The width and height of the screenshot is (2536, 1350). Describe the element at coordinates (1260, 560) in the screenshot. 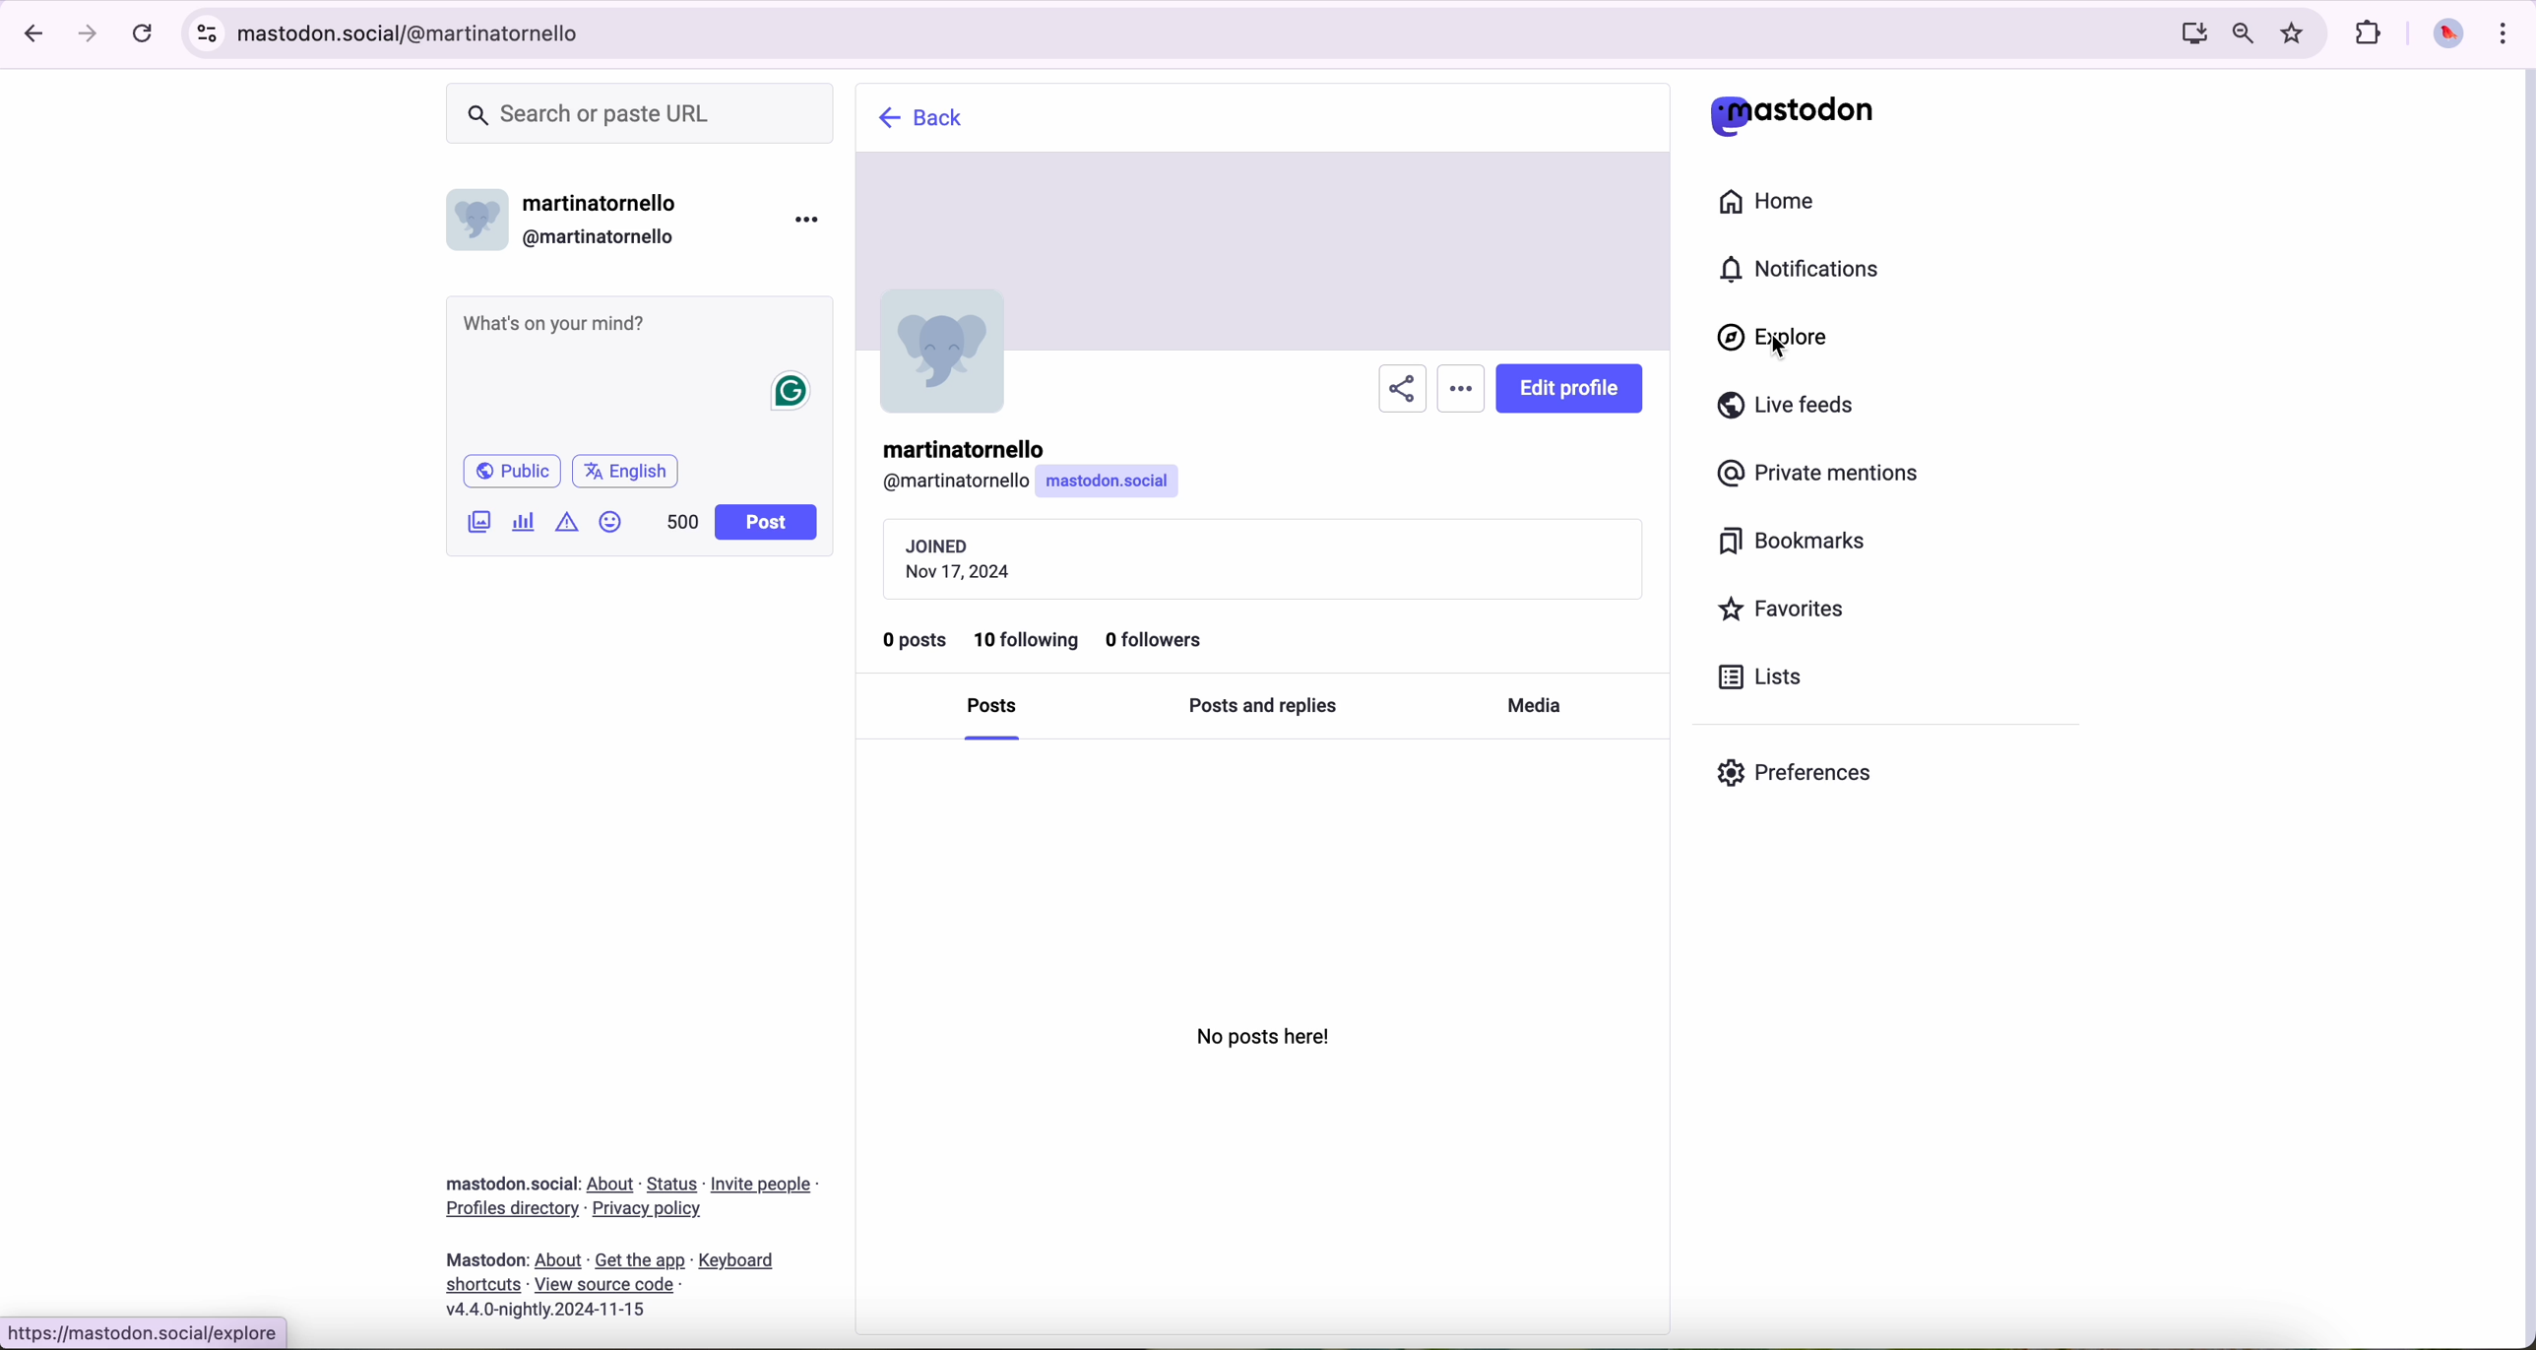

I see `date of join` at that location.